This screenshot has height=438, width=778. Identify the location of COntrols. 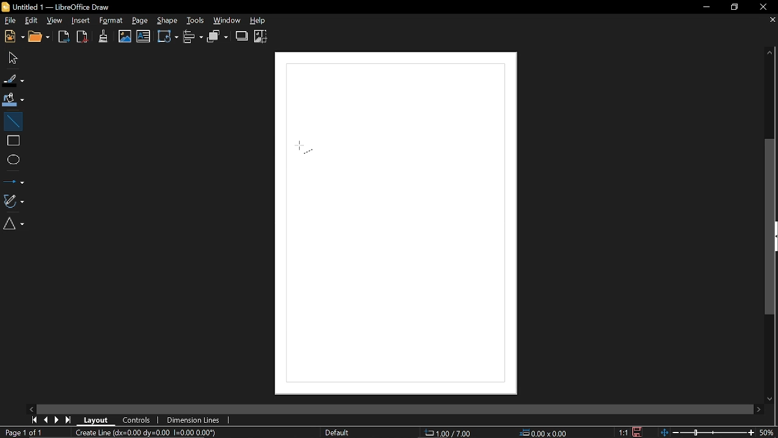
(137, 419).